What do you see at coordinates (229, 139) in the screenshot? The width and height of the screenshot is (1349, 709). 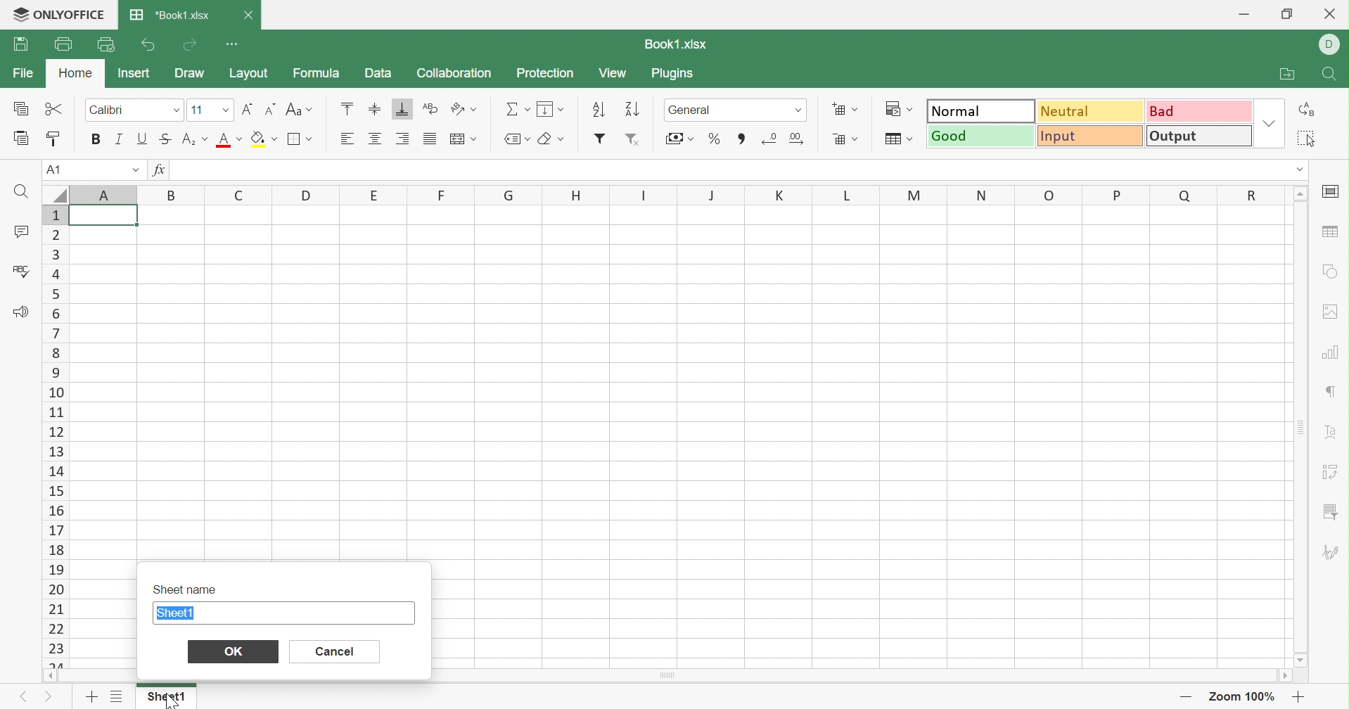 I see `Font color` at bounding box center [229, 139].